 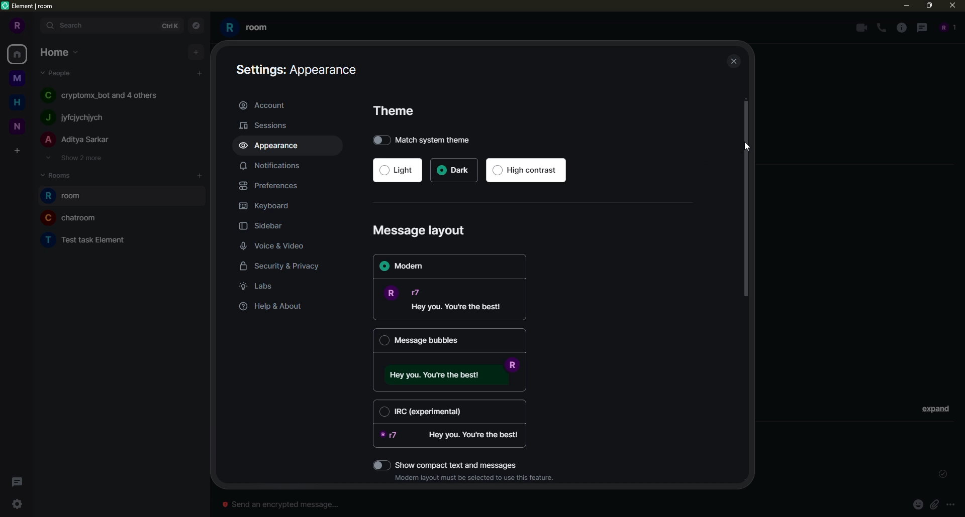 I want to click on rooms, so click(x=60, y=174).